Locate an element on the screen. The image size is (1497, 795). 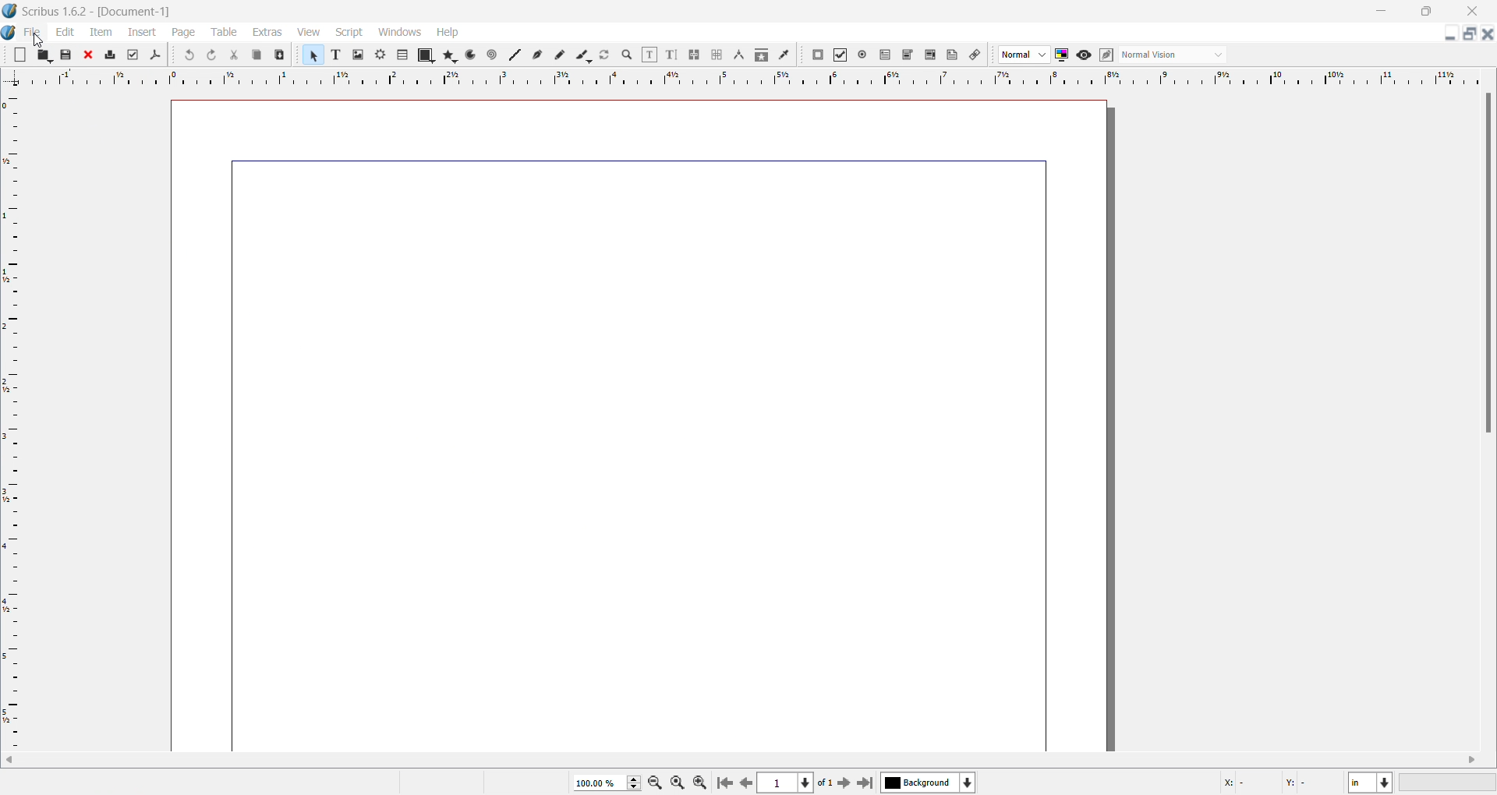
decrease zoom is located at coordinates (656, 782).